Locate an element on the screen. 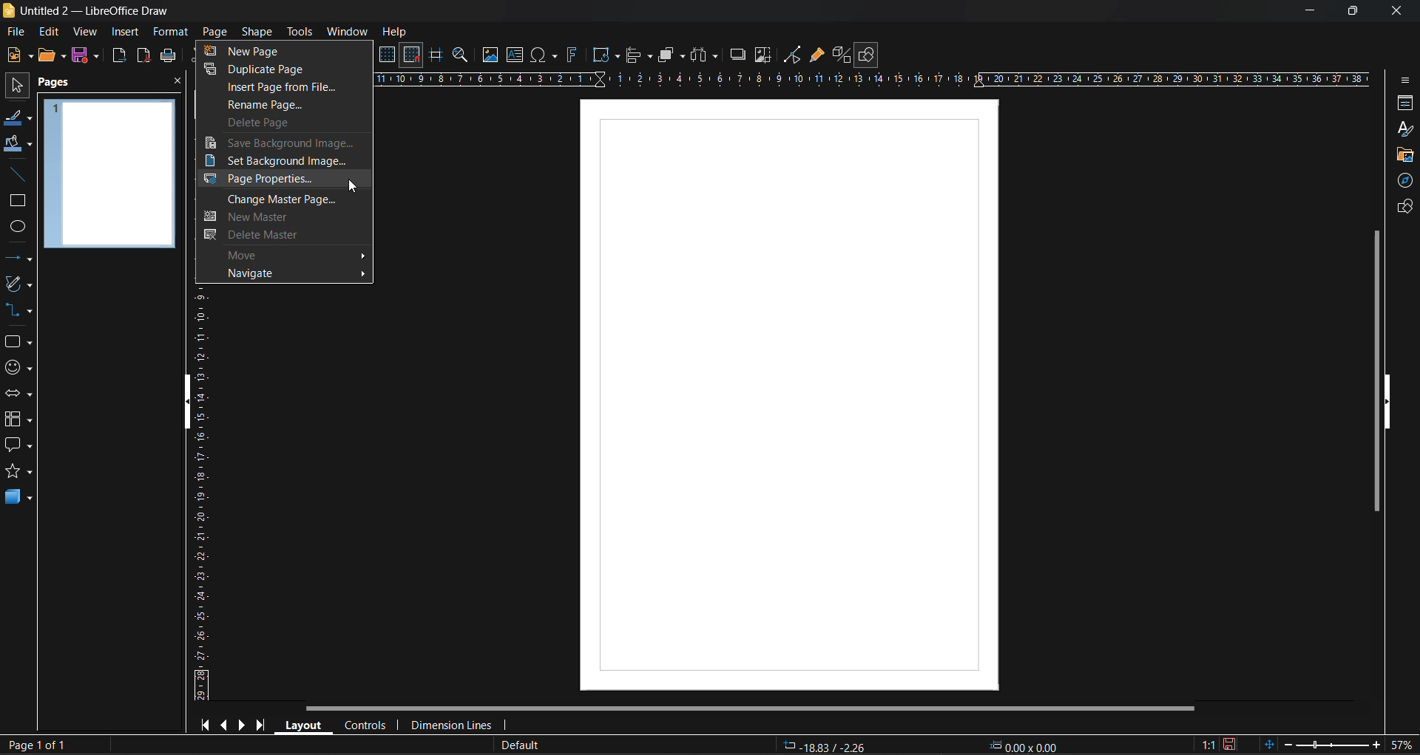  distribute is located at coordinates (703, 55).